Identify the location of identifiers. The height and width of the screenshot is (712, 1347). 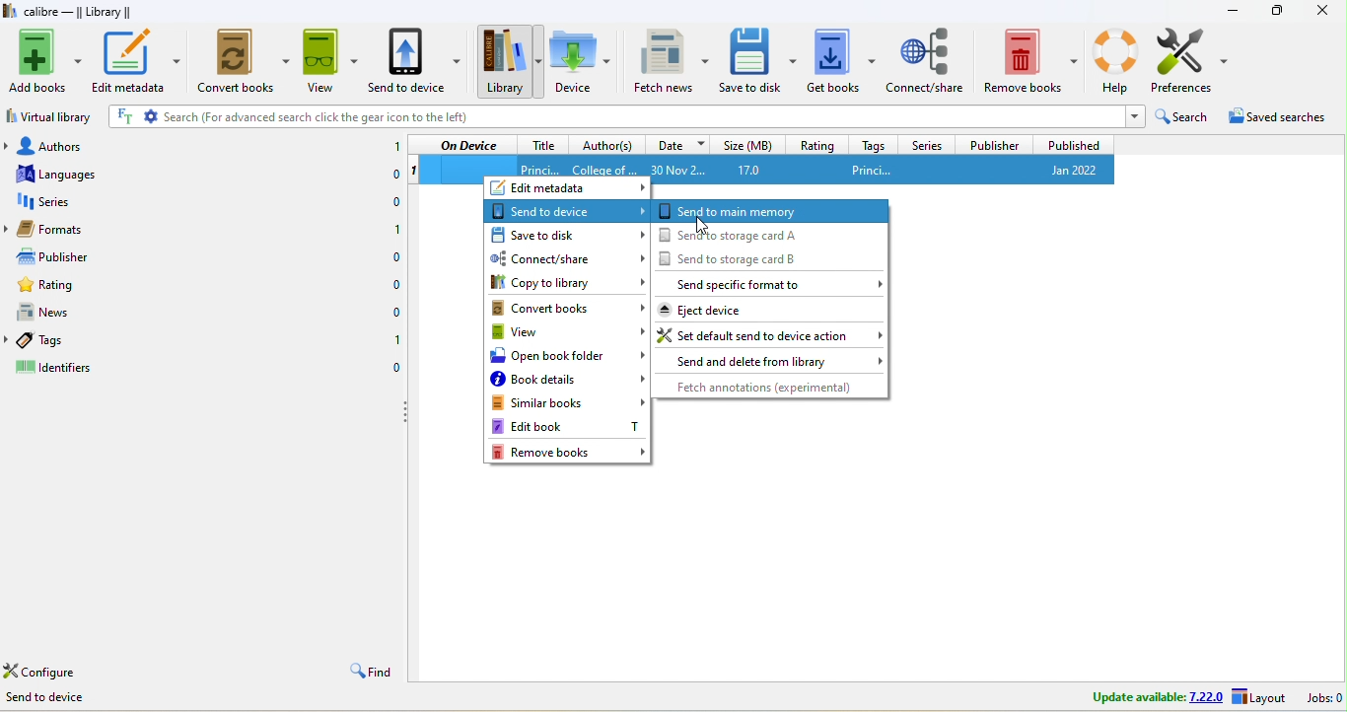
(68, 367).